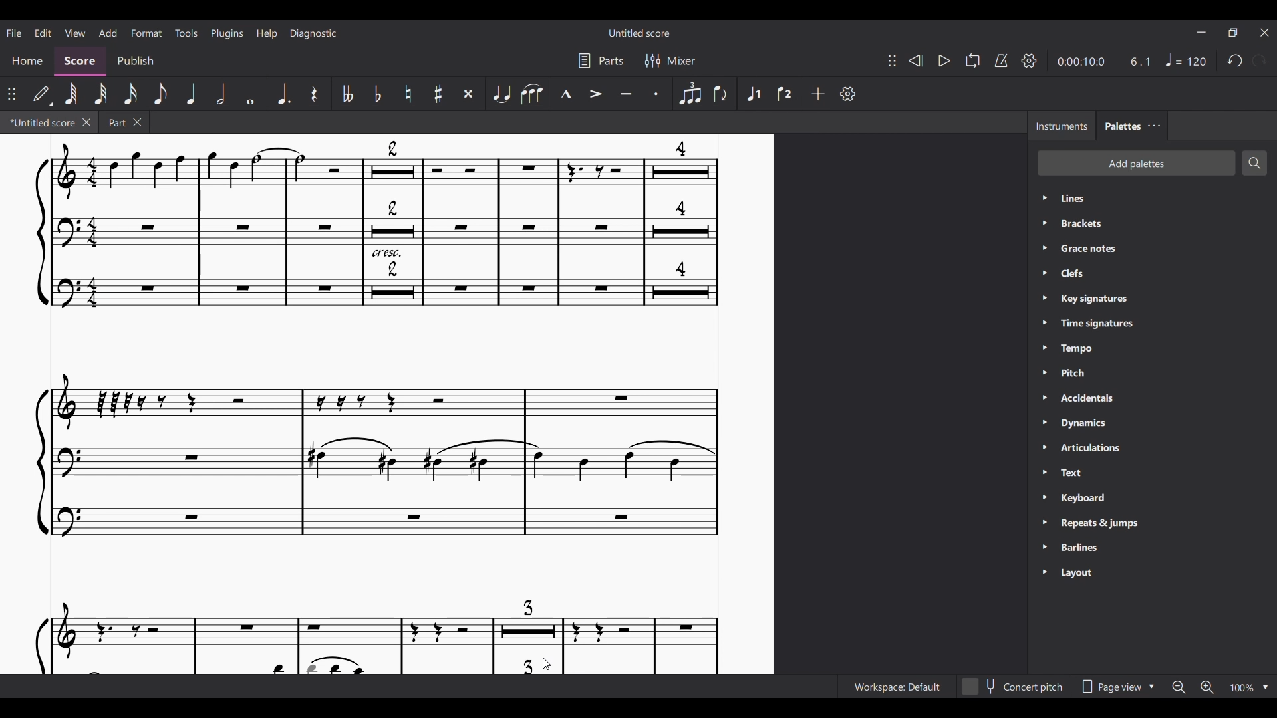 This screenshot has height=718, width=1277. I want to click on Current tab highlighted, so click(41, 122).